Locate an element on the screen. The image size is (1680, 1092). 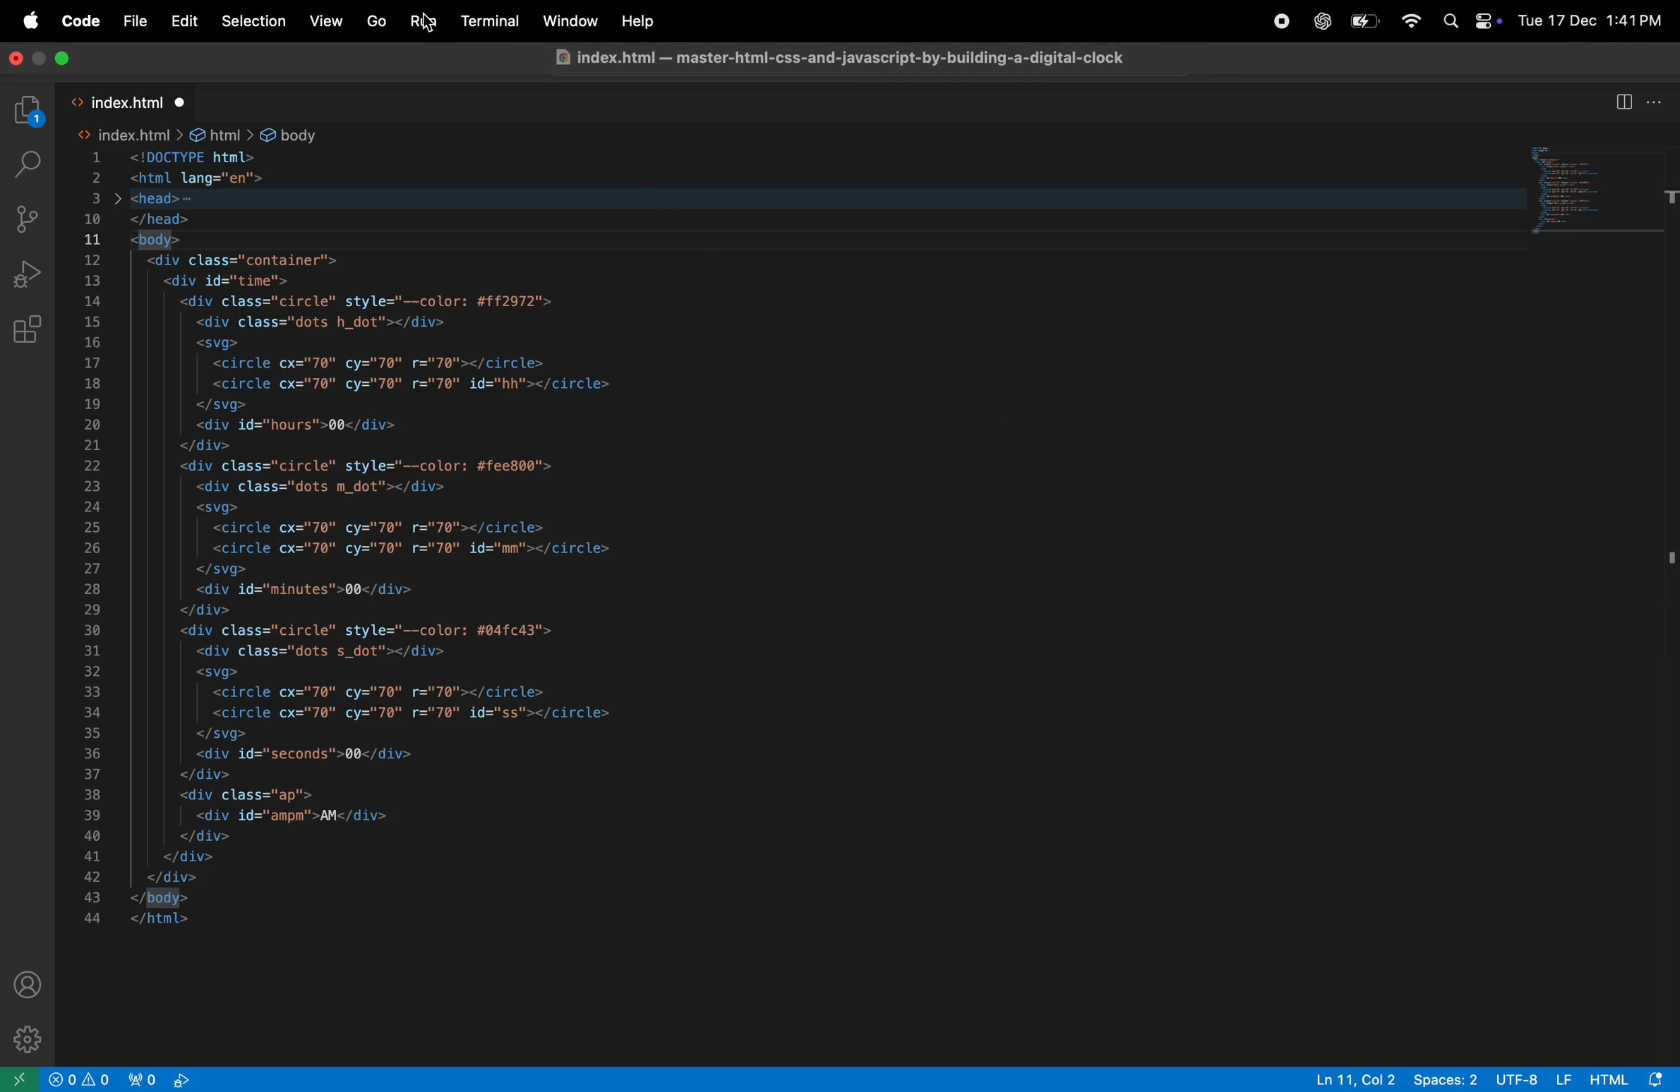
open remote is located at coordinates (20, 1078).